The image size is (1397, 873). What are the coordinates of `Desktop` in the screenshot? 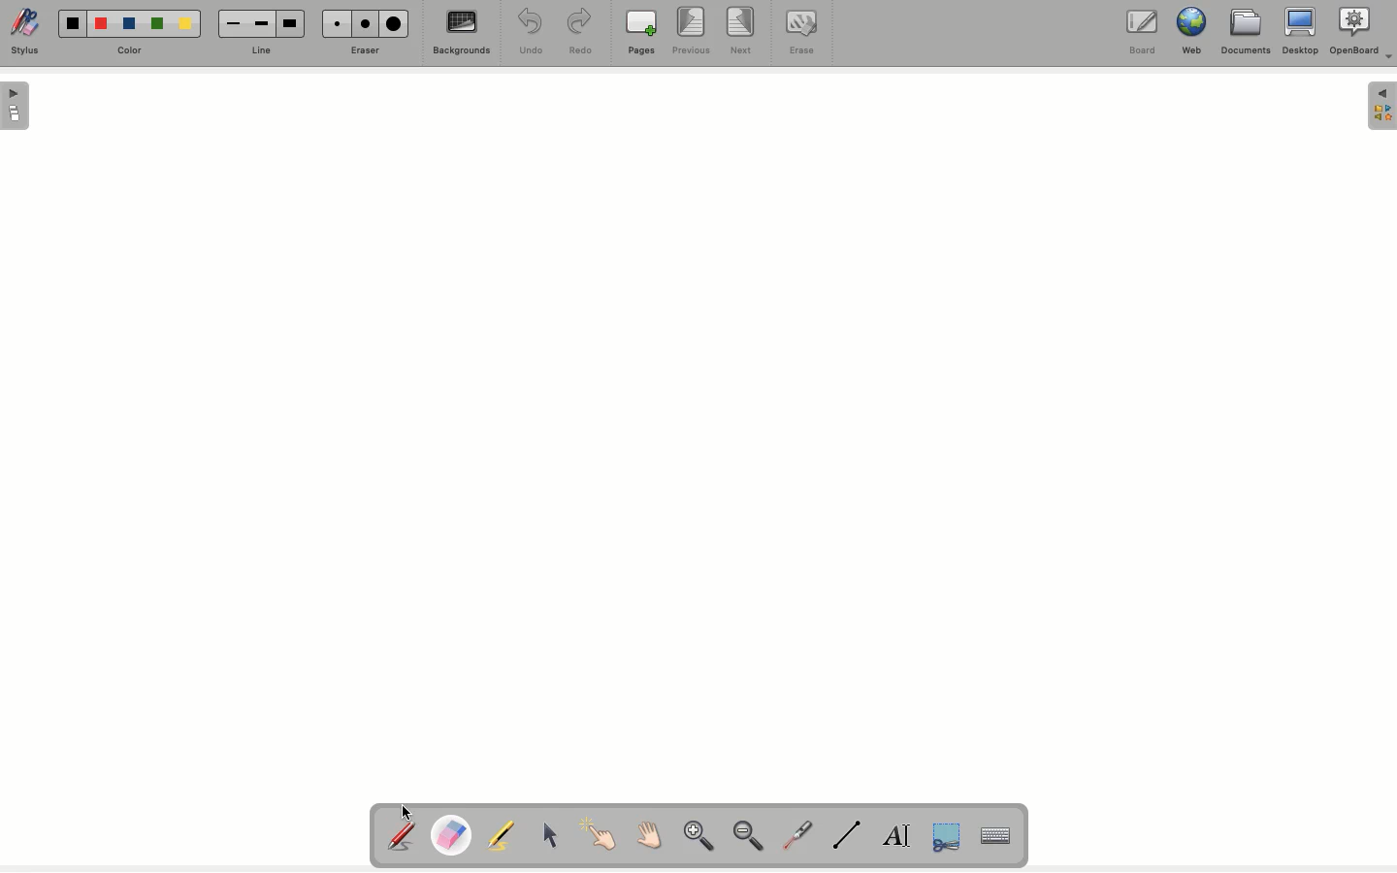 It's located at (1299, 33).